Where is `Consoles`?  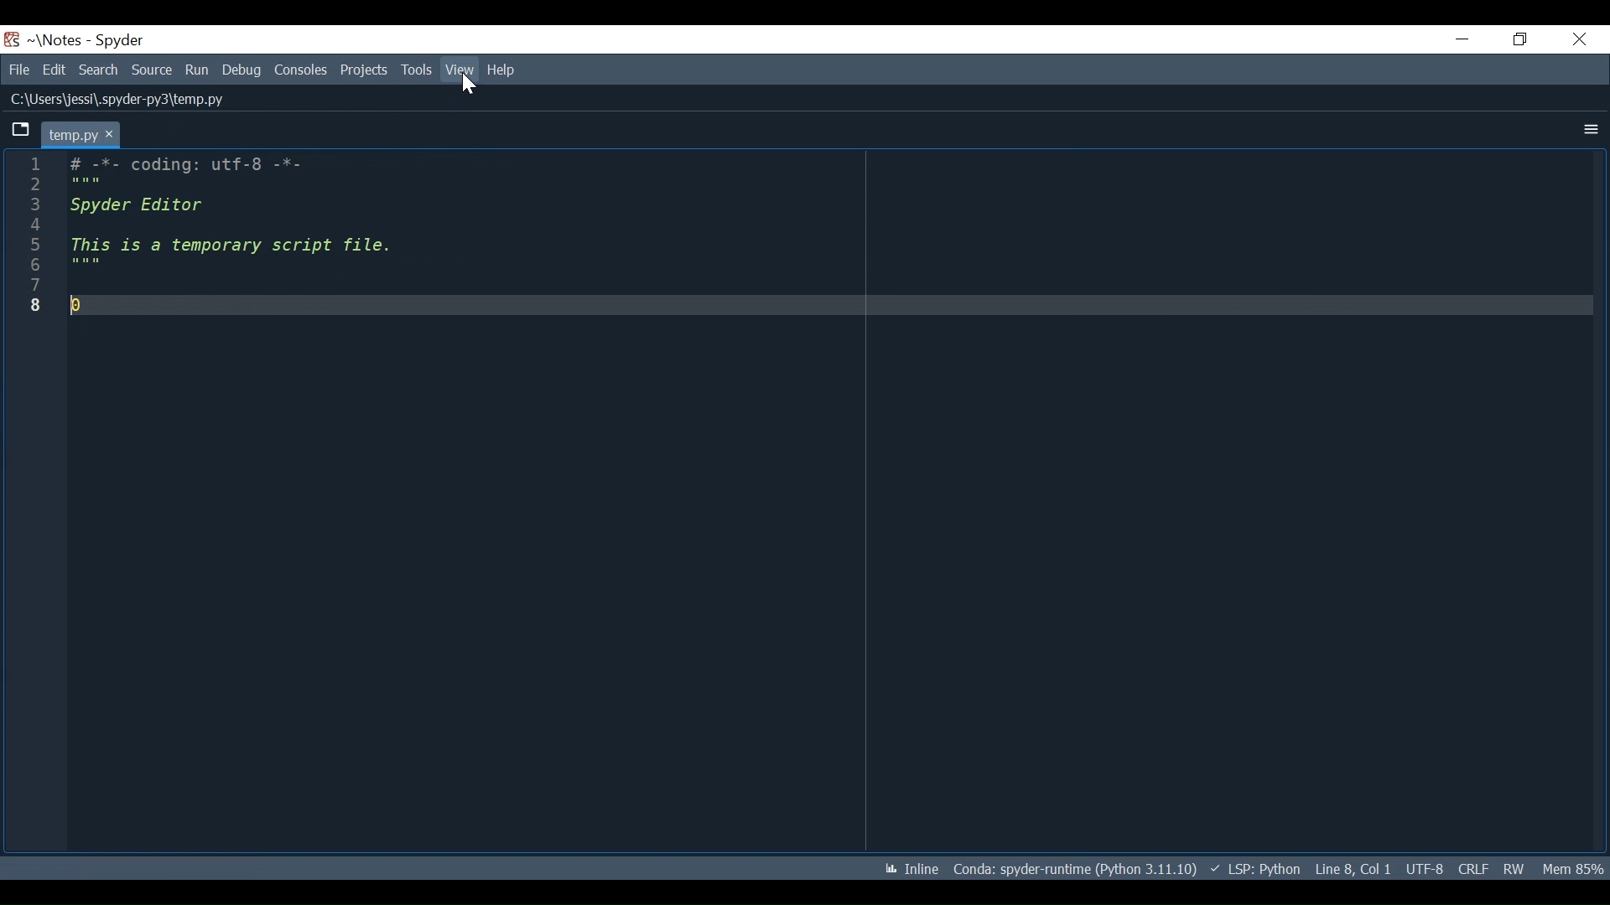 Consoles is located at coordinates (301, 70).